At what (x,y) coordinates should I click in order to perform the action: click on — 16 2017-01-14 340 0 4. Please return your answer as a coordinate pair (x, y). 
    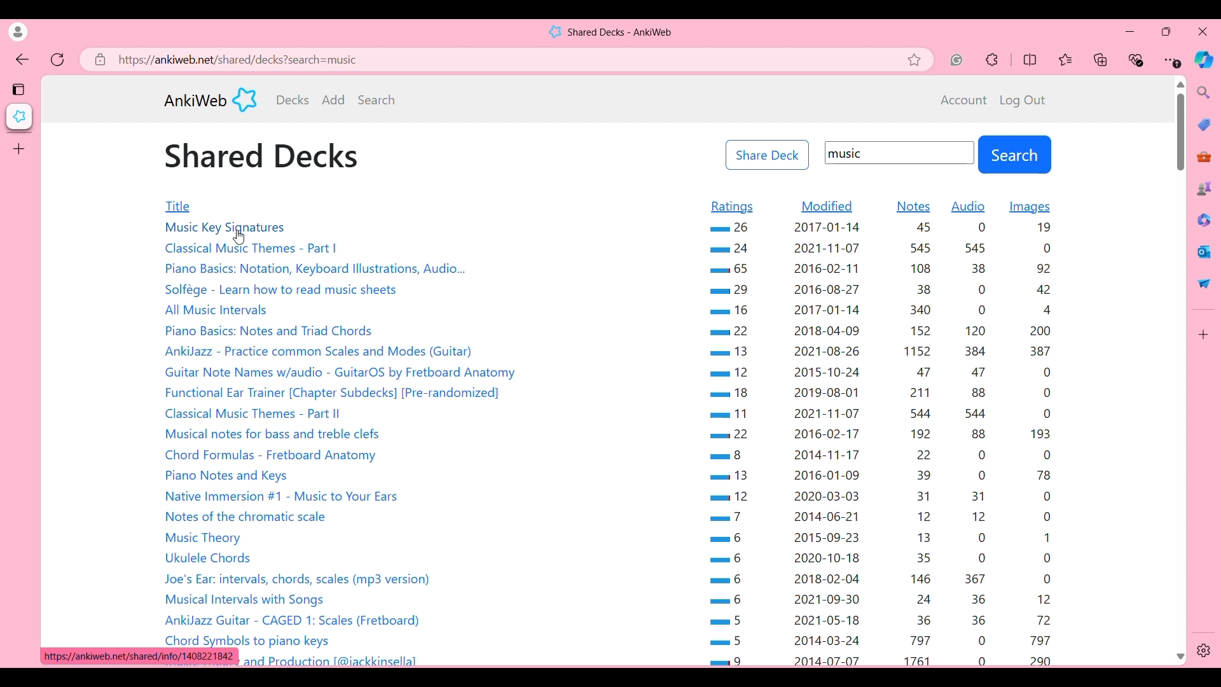
    Looking at the image, I should click on (880, 309).